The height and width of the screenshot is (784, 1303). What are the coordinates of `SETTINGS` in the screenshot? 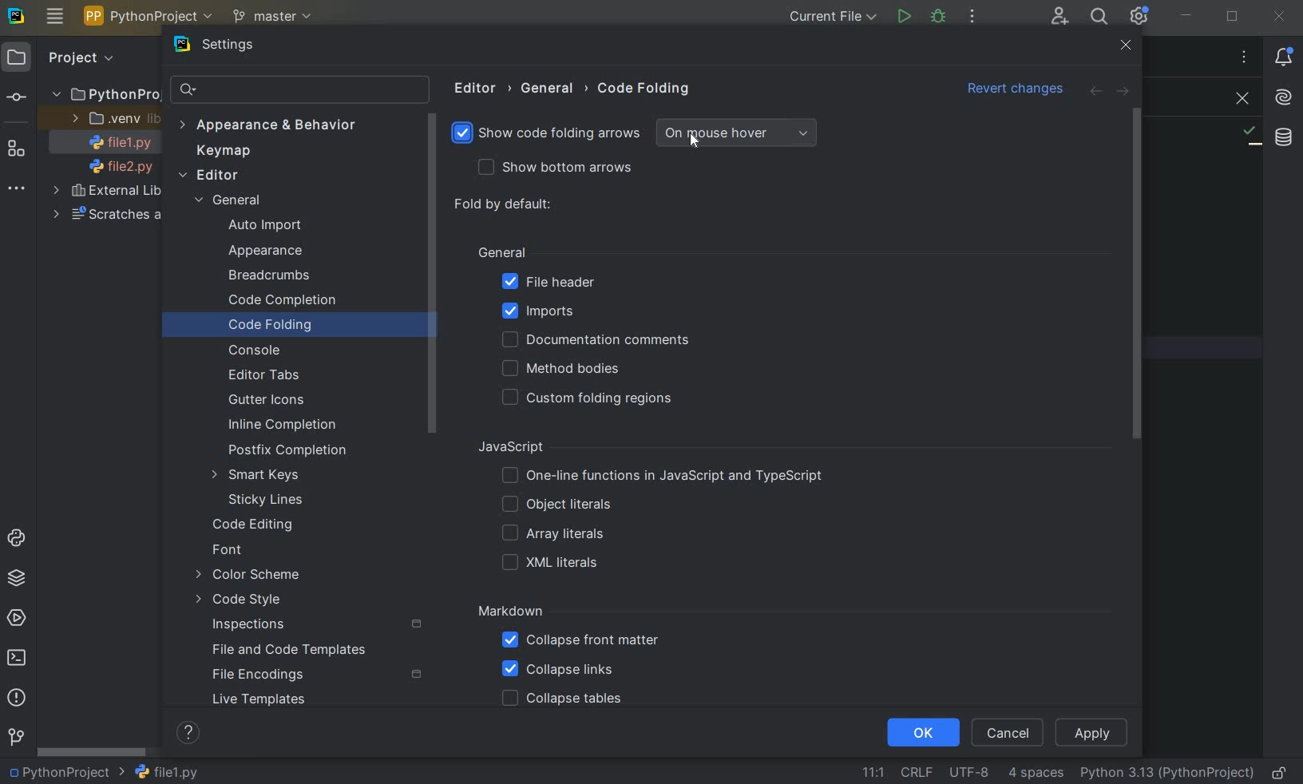 It's located at (236, 46).